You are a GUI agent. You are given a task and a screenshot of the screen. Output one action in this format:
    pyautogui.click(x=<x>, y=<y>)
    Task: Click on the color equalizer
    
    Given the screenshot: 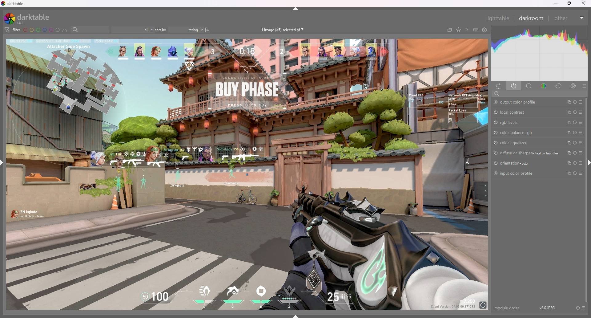 What is the action you would take?
    pyautogui.click(x=513, y=143)
    